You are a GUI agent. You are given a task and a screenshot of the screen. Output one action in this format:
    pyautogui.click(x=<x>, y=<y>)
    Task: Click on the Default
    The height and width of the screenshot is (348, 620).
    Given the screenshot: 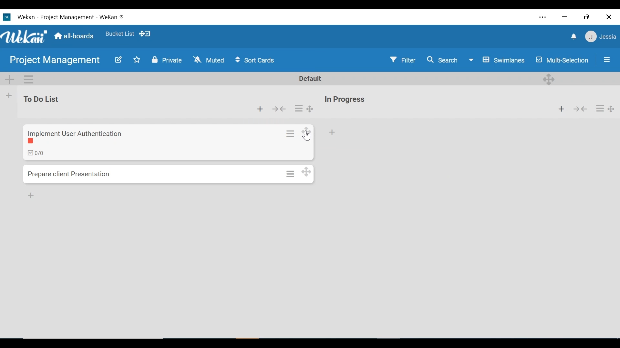 What is the action you would take?
    pyautogui.click(x=310, y=79)
    